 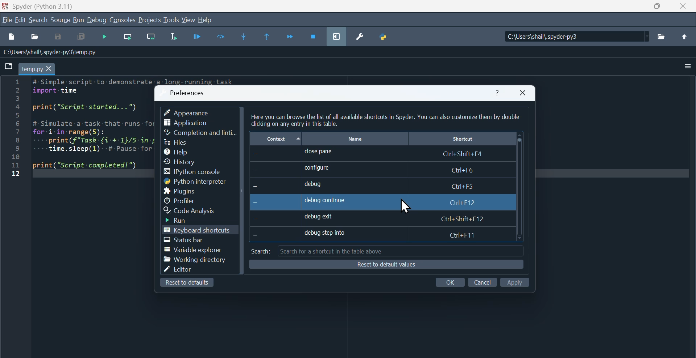 What do you see at coordinates (171, 21) in the screenshot?
I see `tools` at bounding box center [171, 21].